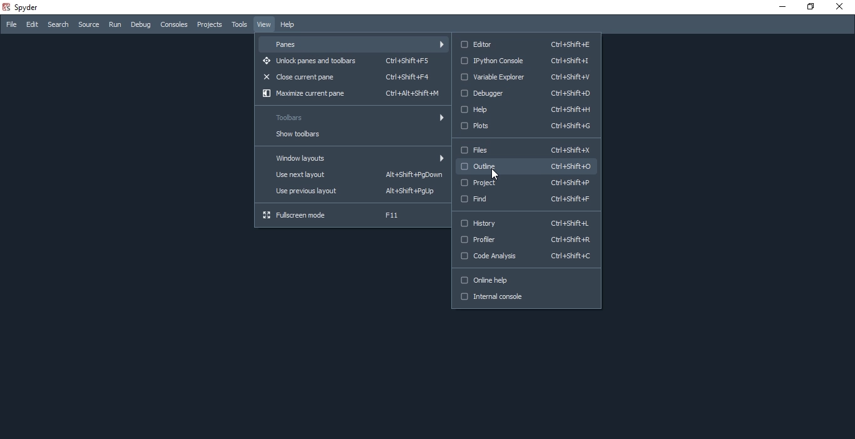 The width and height of the screenshot is (855, 439). I want to click on Search, so click(58, 25).